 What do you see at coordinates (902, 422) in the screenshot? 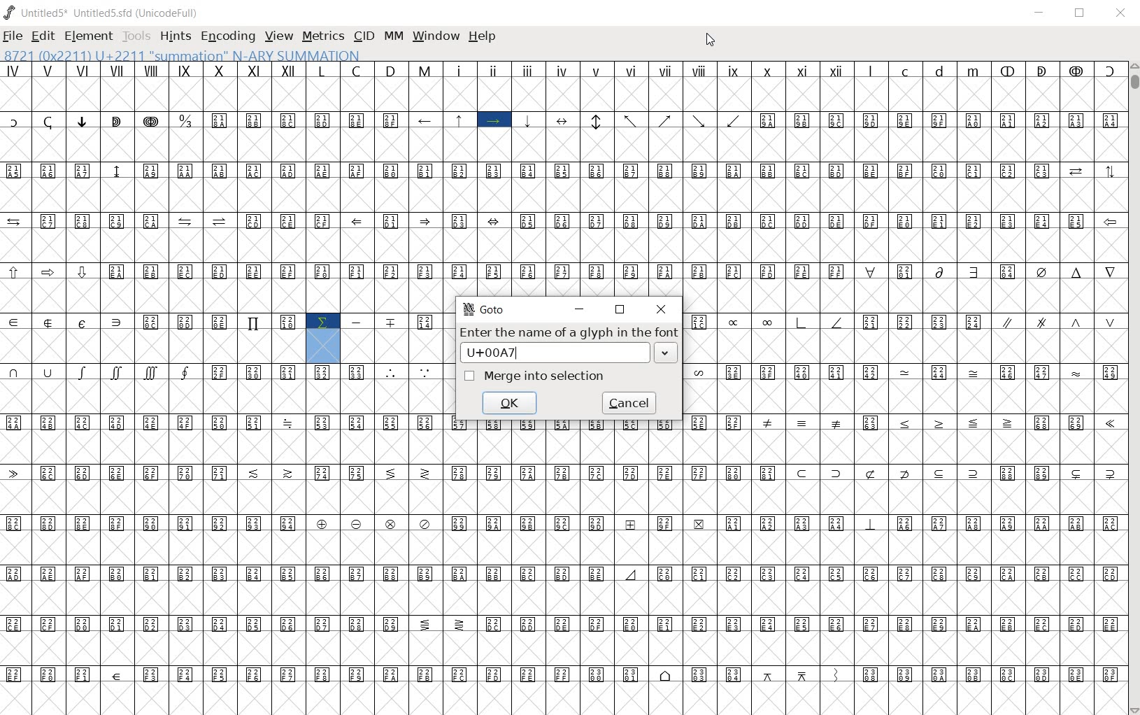
I see `` at bounding box center [902, 422].